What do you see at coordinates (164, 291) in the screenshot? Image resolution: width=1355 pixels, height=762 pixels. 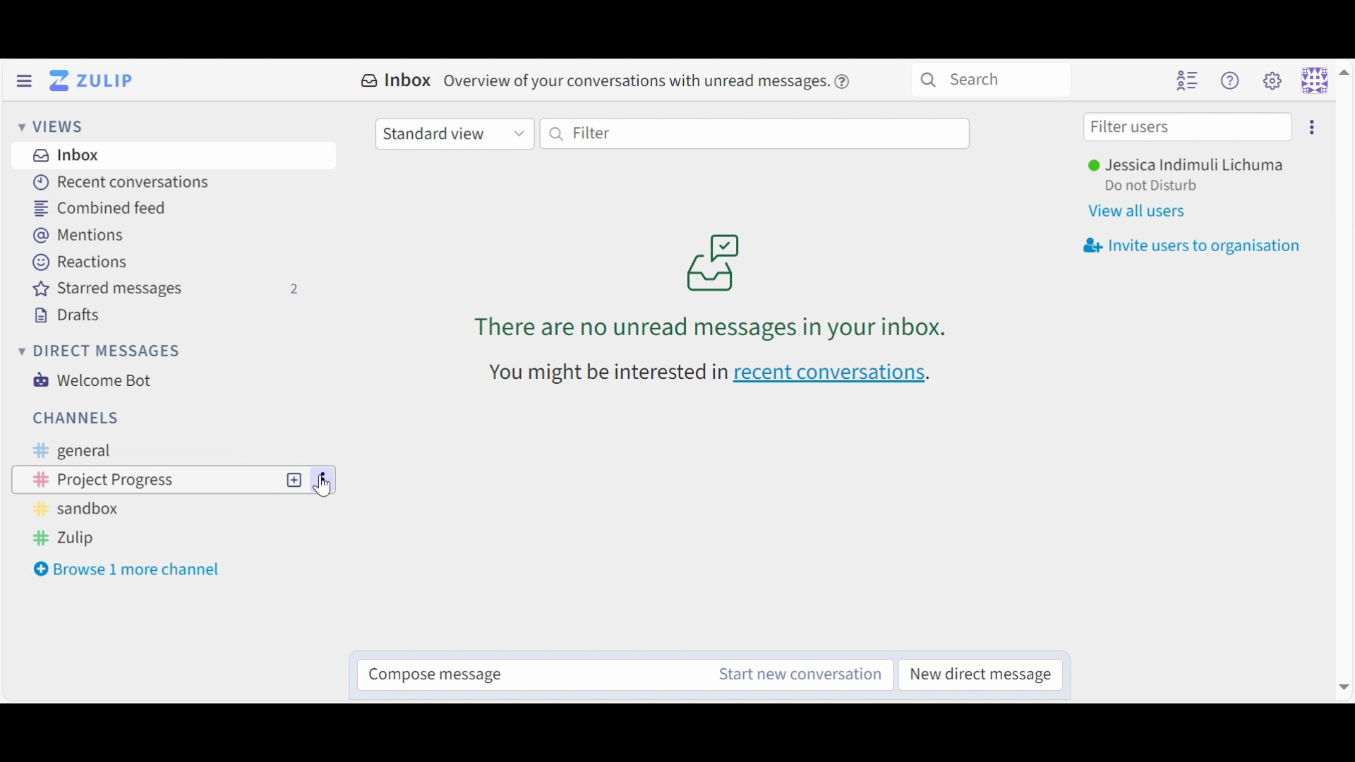 I see `Starred messages` at bounding box center [164, 291].